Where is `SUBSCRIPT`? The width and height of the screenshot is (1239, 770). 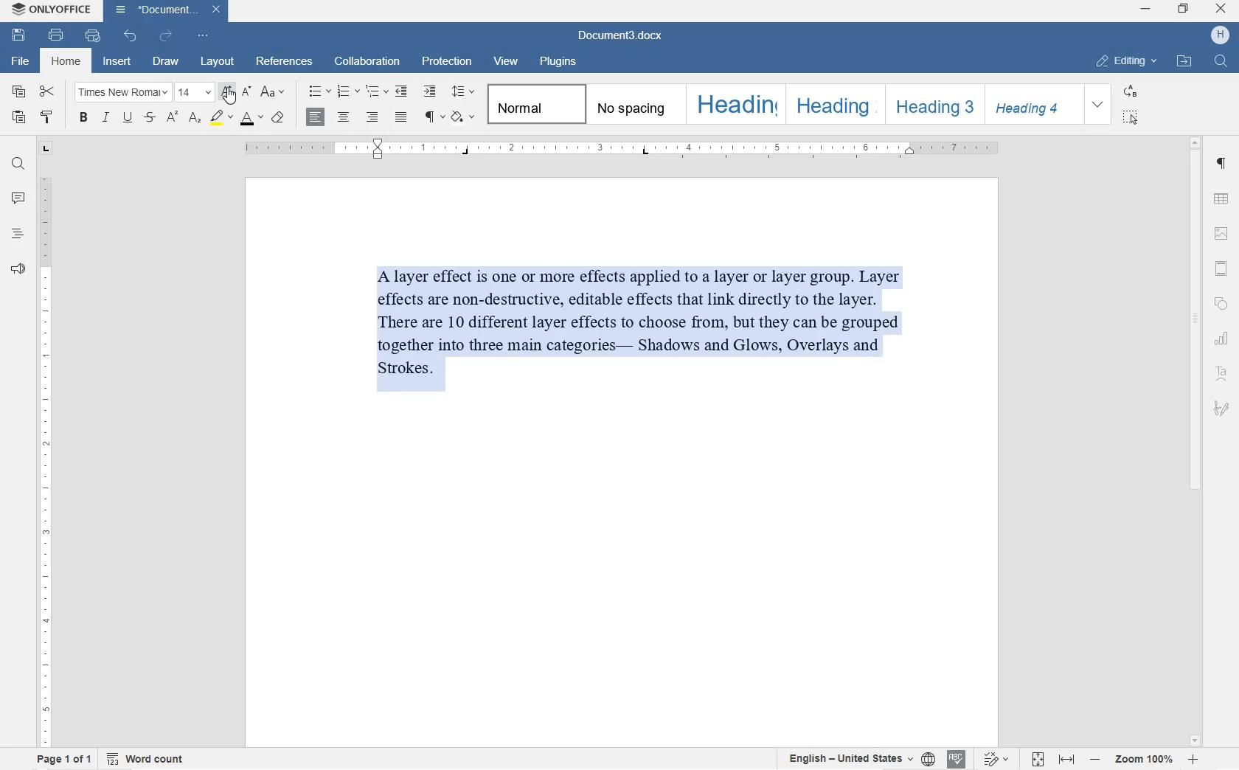 SUBSCRIPT is located at coordinates (195, 119).